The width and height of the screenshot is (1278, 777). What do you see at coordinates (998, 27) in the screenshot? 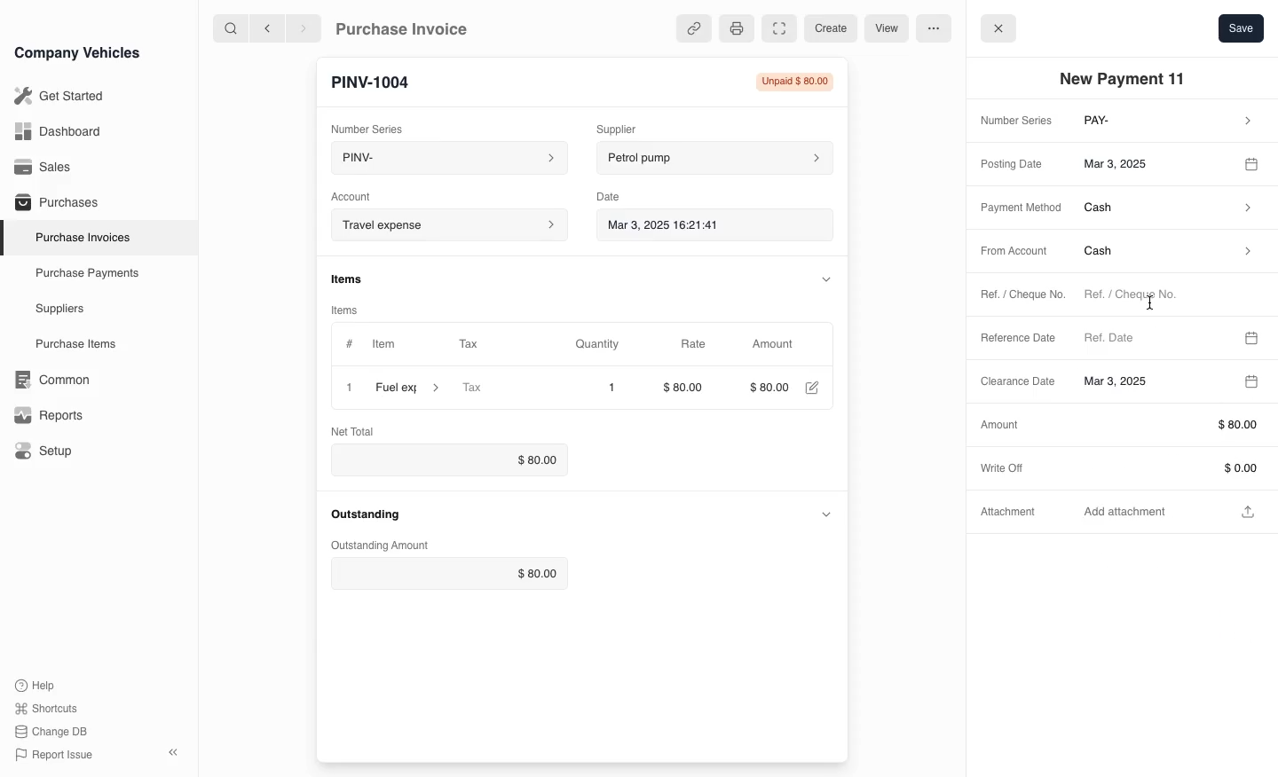
I see `close` at bounding box center [998, 27].